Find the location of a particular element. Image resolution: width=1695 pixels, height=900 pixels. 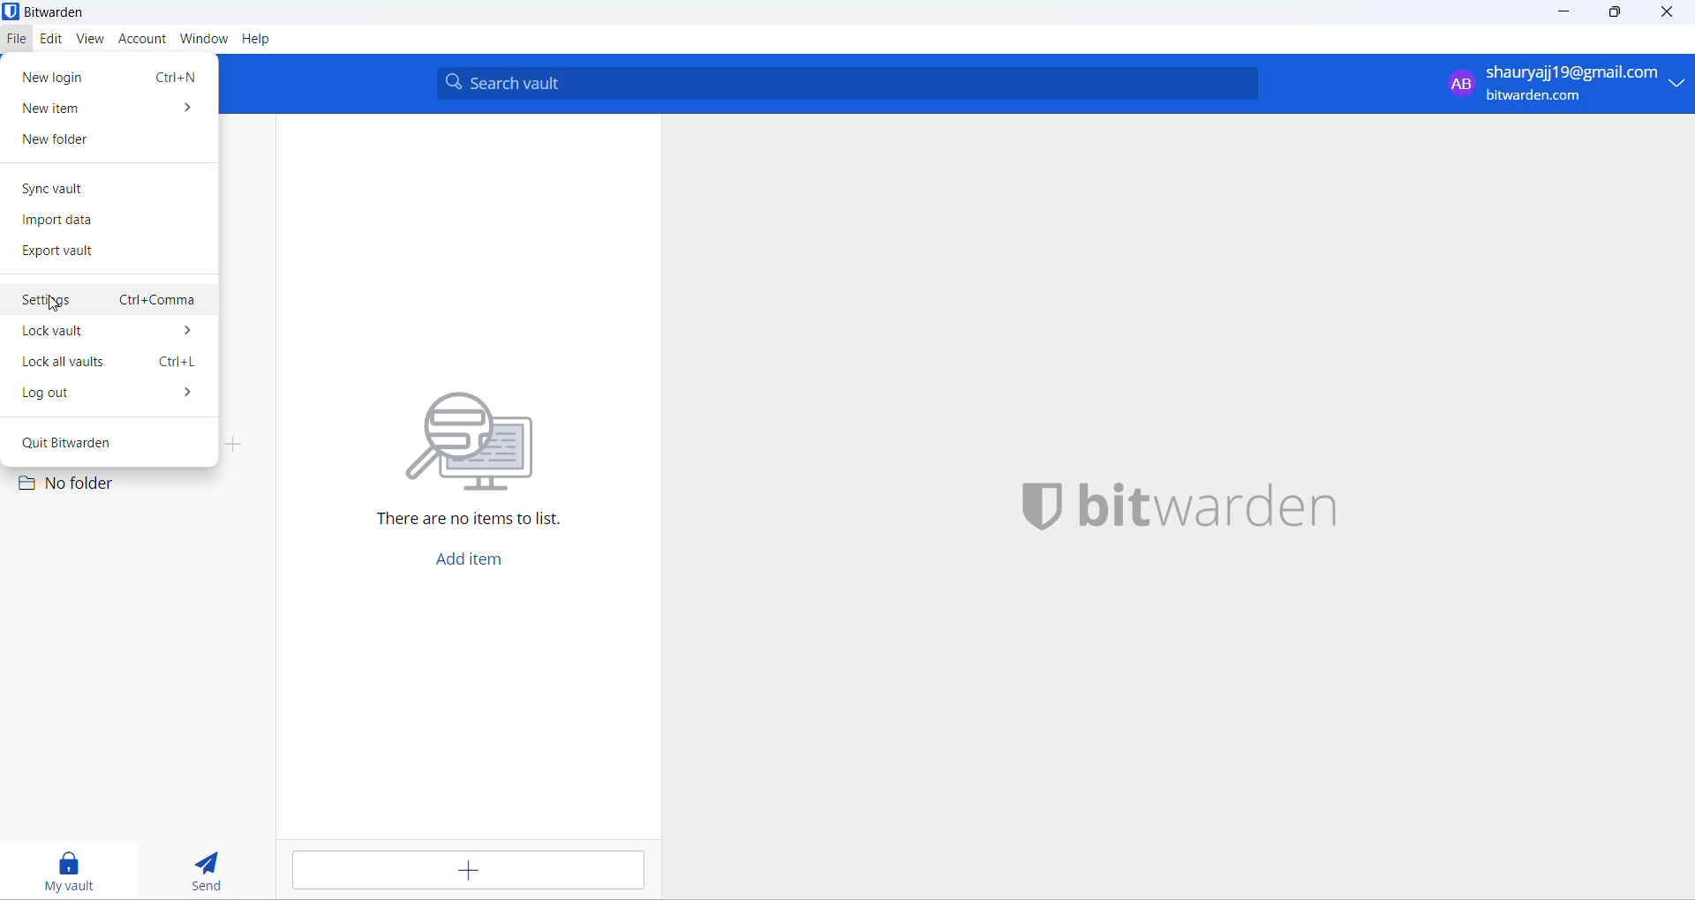

application name and logo is located at coordinates (54, 11).